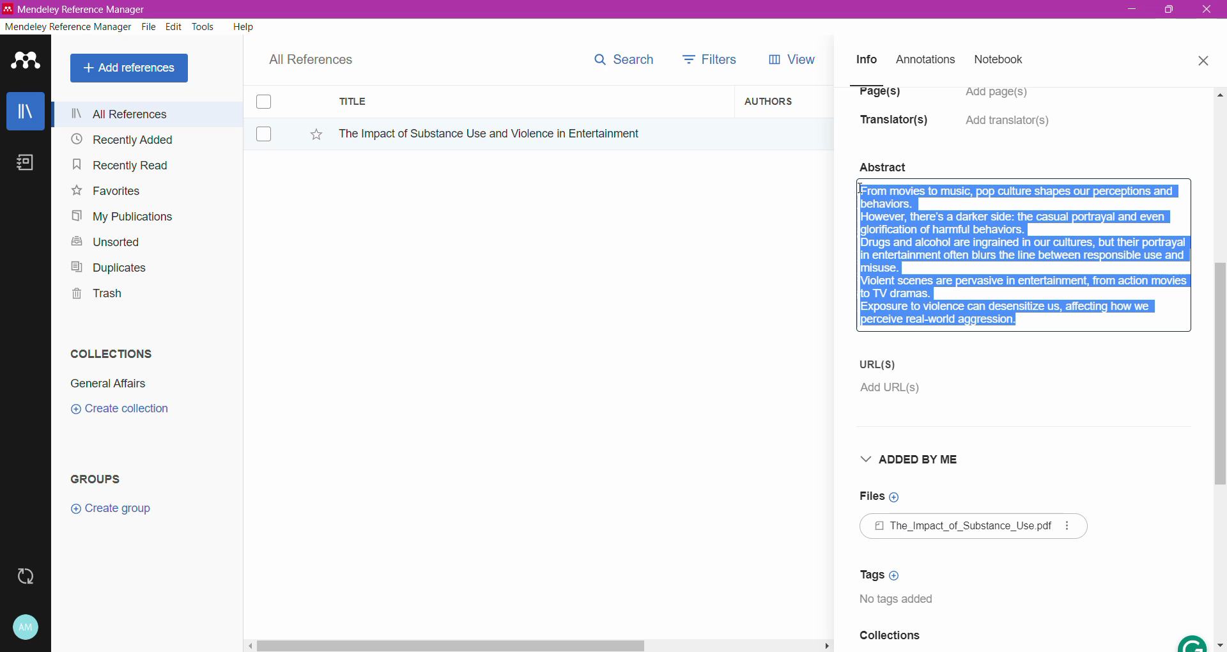  I want to click on Restore Down, so click(1170, 10).